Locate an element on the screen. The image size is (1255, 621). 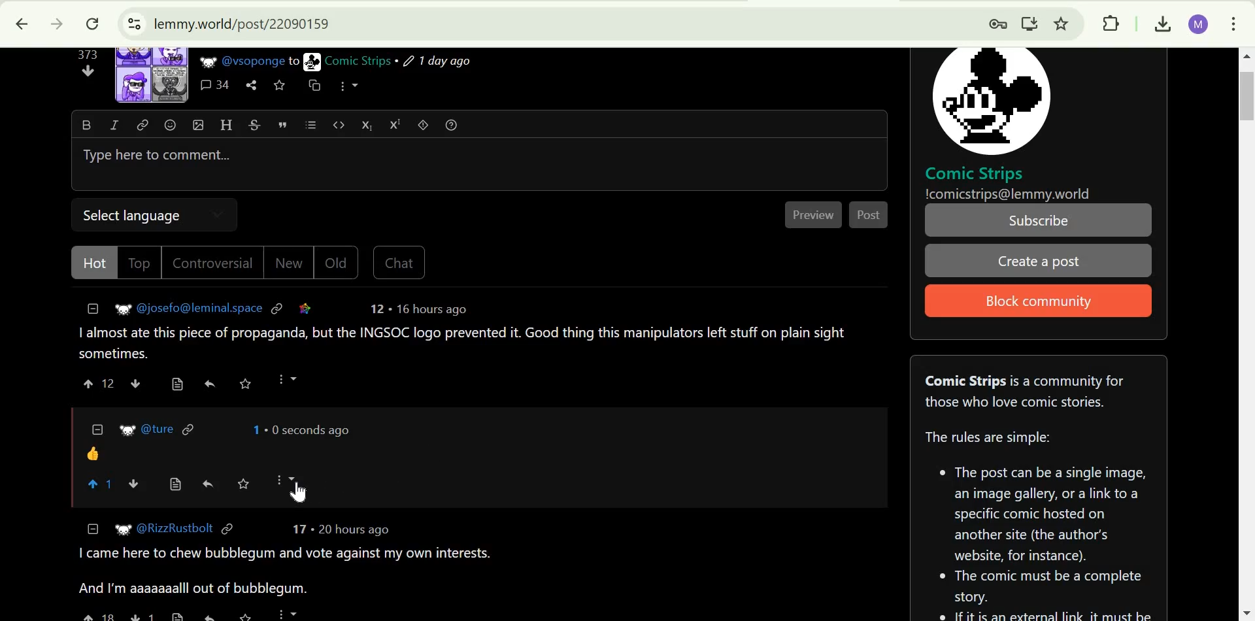
save is located at coordinates (250, 615).